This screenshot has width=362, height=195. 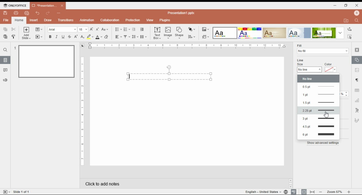 I want to click on insert shape, so click(x=179, y=32).